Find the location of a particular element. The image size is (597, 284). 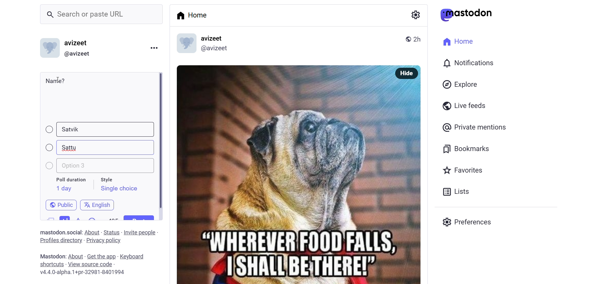

satvik is located at coordinates (74, 129).